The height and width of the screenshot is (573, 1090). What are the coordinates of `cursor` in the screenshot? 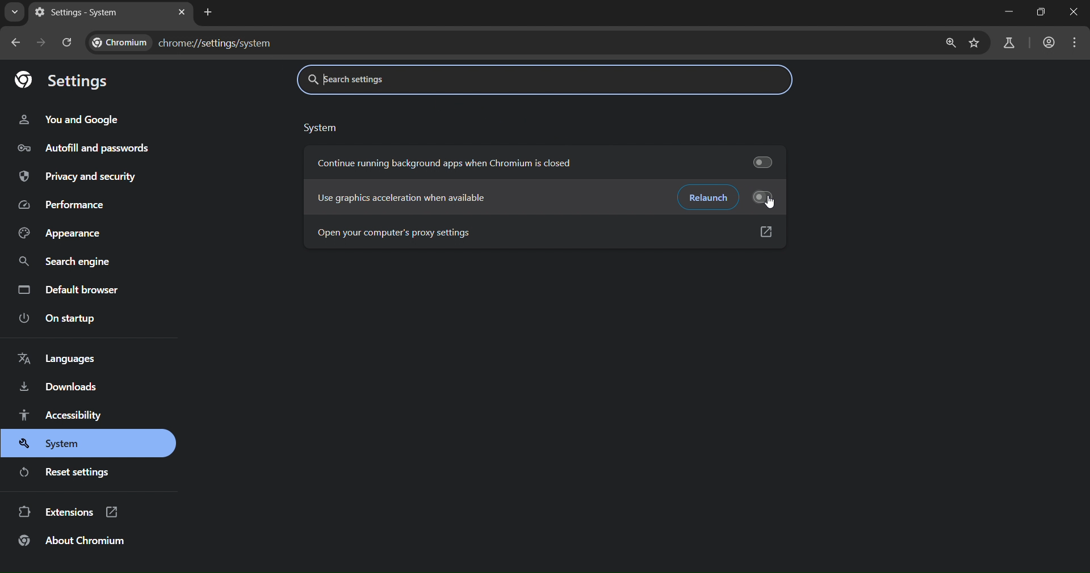 It's located at (773, 203).